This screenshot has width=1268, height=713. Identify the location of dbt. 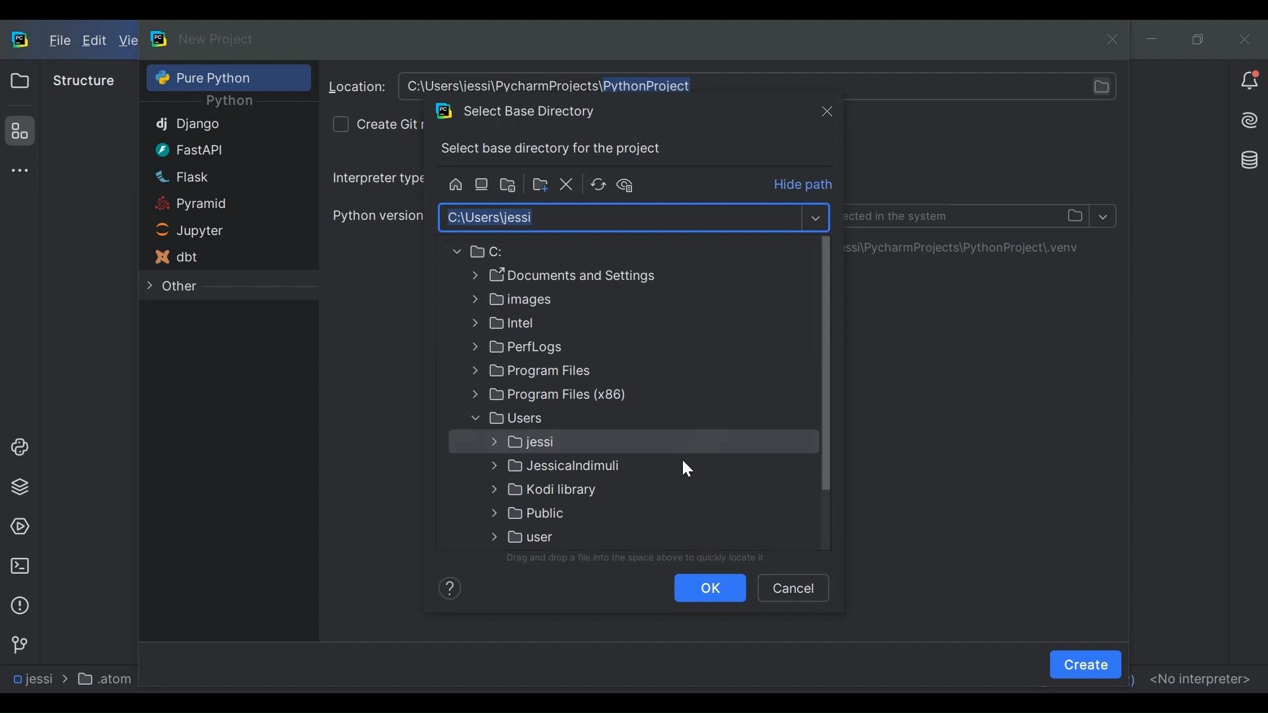
(209, 257).